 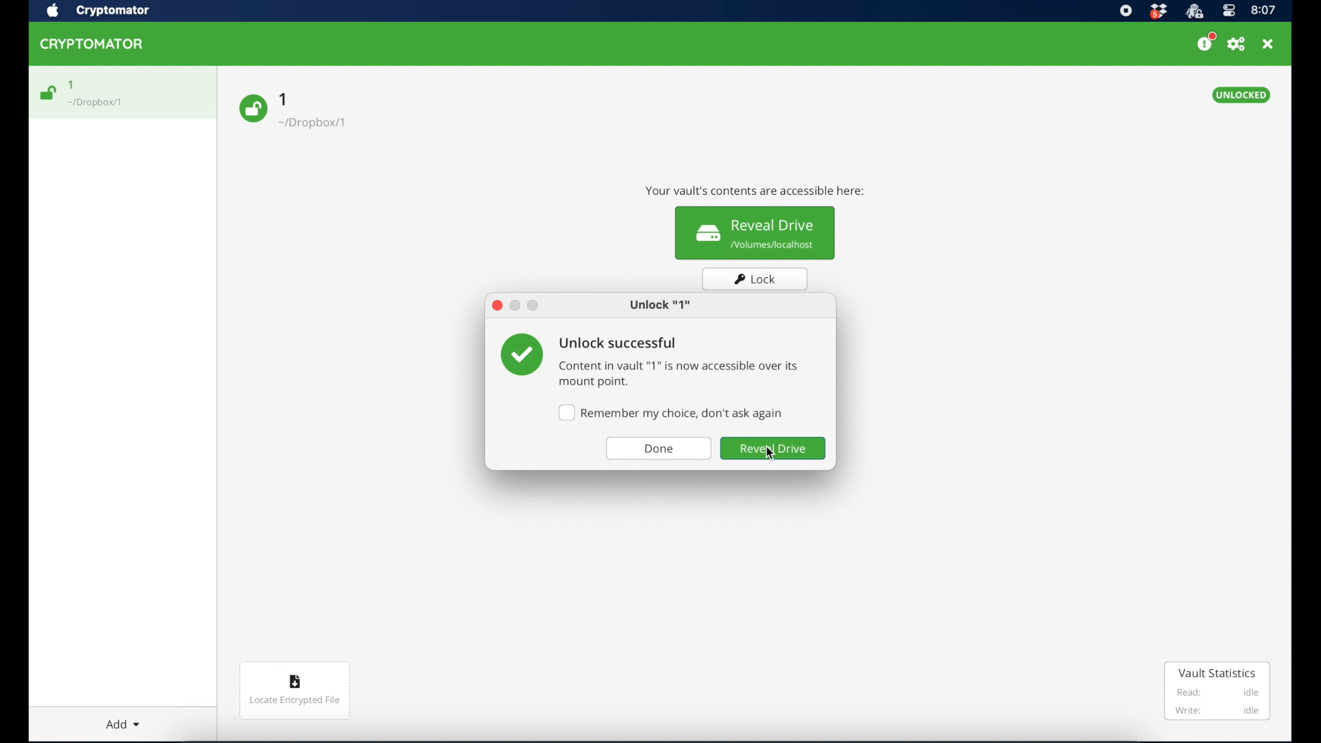 I want to click on unlocked icon, so click(x=253, y=109).